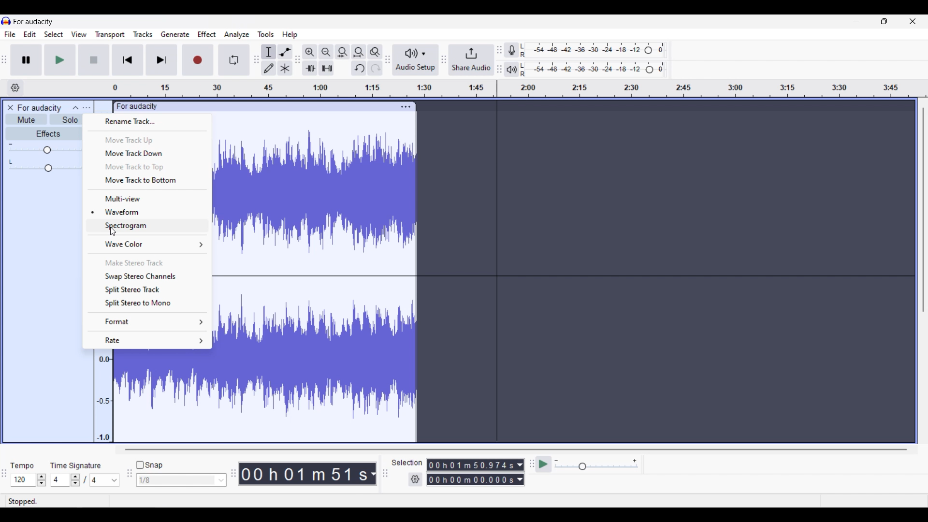 The image size is (928, 522). Describe the element at coordinates (87, 108) in the screenshot. I see `Open menu` at that location.